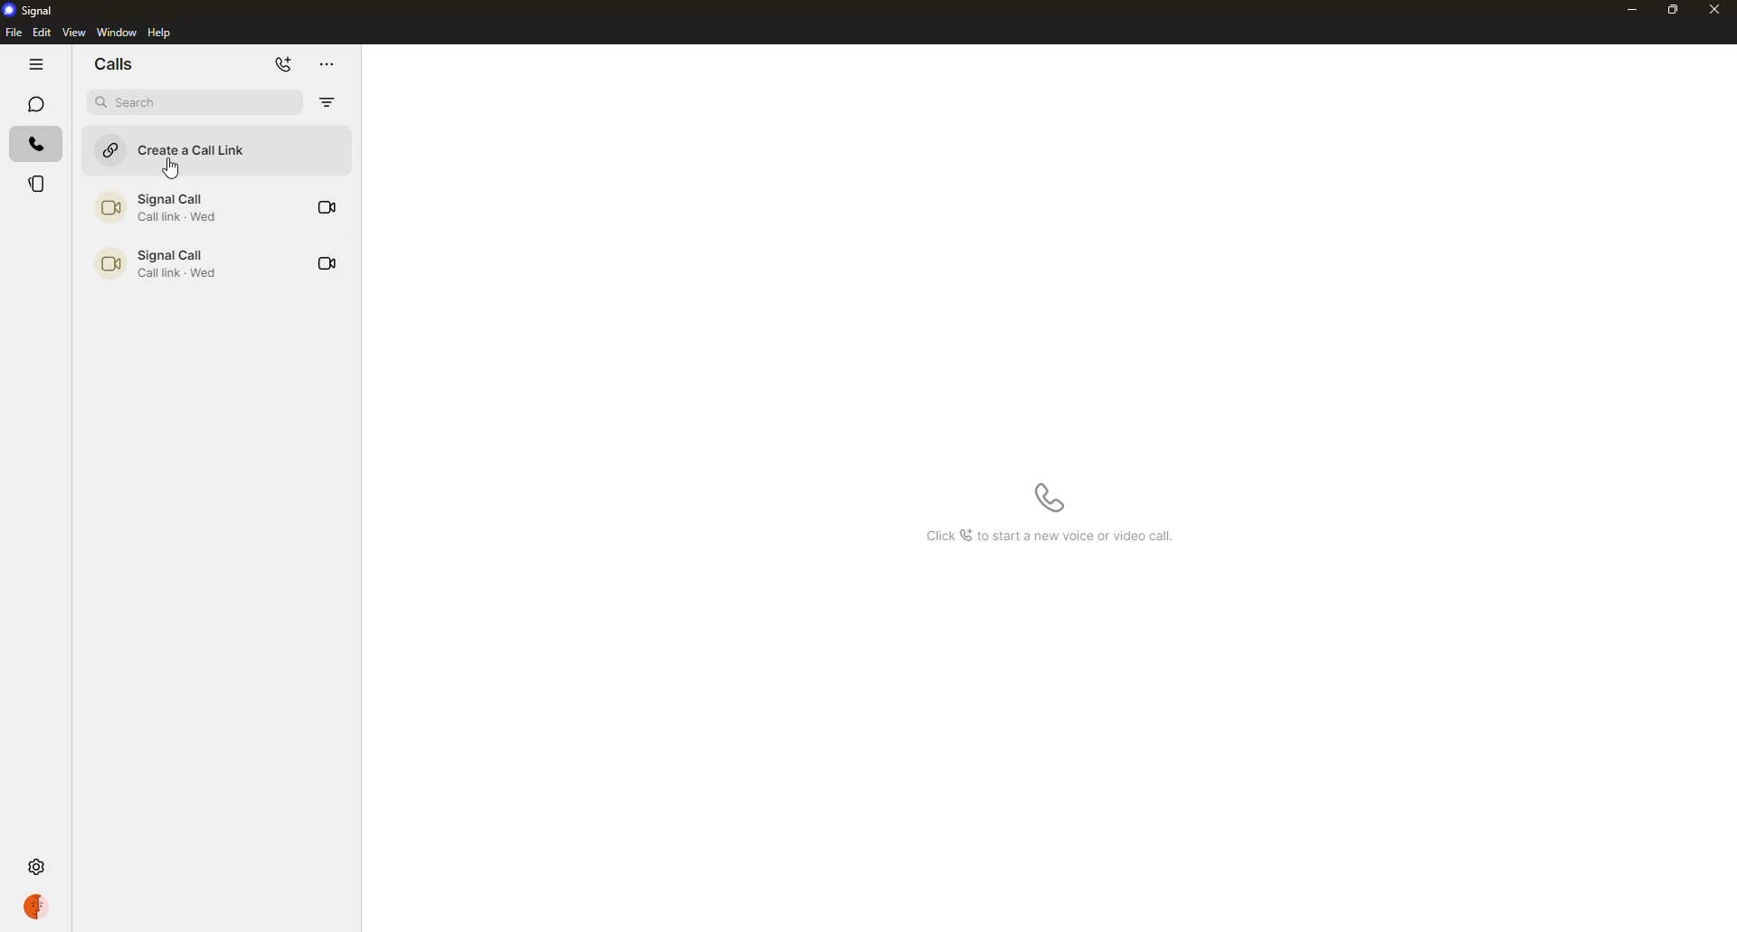 The image size is (1737, 932). I want to click on new call, so click(285, 66).